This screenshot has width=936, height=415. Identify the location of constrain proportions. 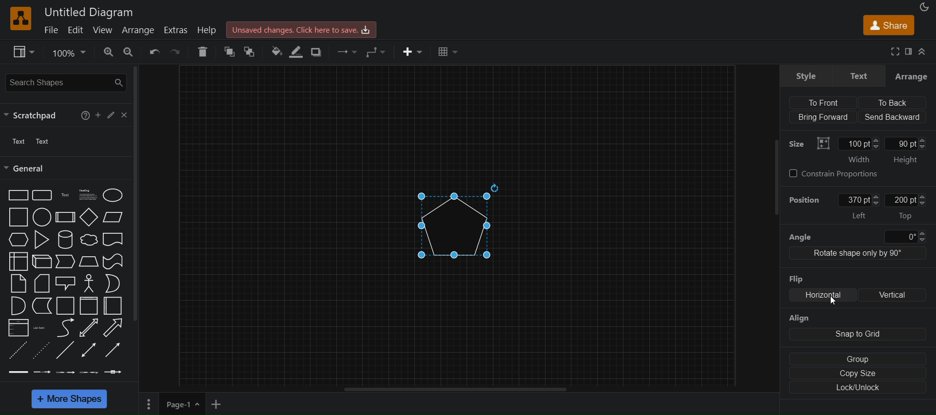
(834, 174).